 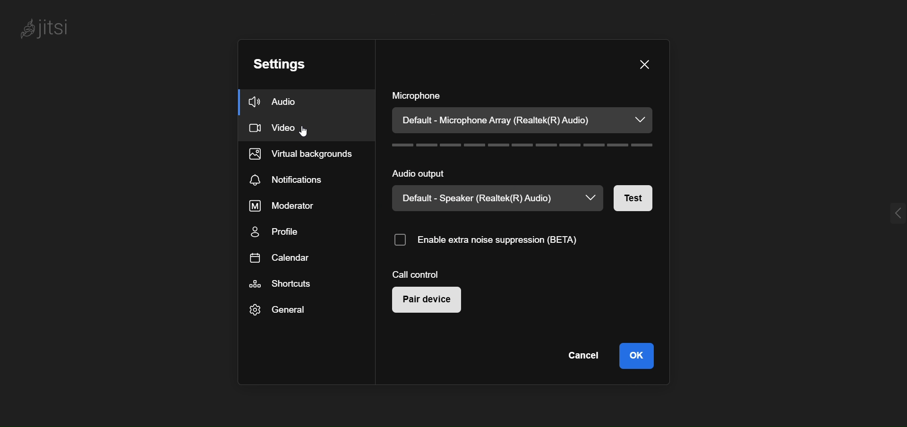 I want to click on speaker type, so click(x=483, y=199).